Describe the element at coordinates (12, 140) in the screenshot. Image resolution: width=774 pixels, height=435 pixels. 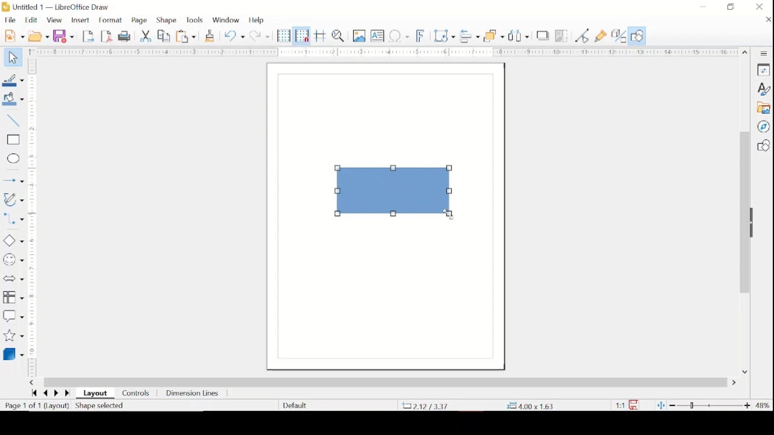
I see `insert rectangle` at that location.